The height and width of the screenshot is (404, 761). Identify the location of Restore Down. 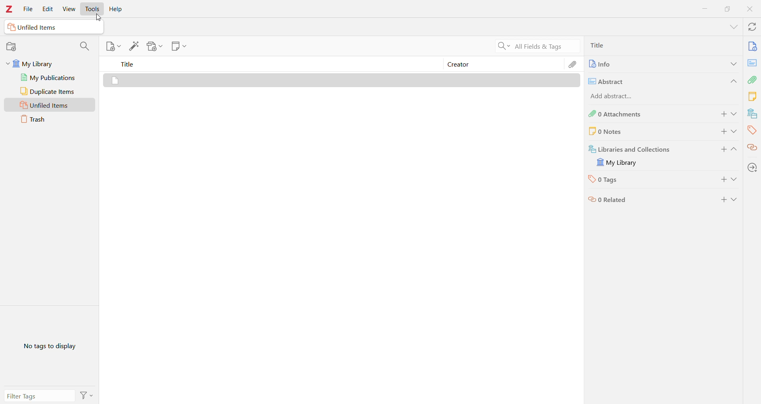
(728, 7).